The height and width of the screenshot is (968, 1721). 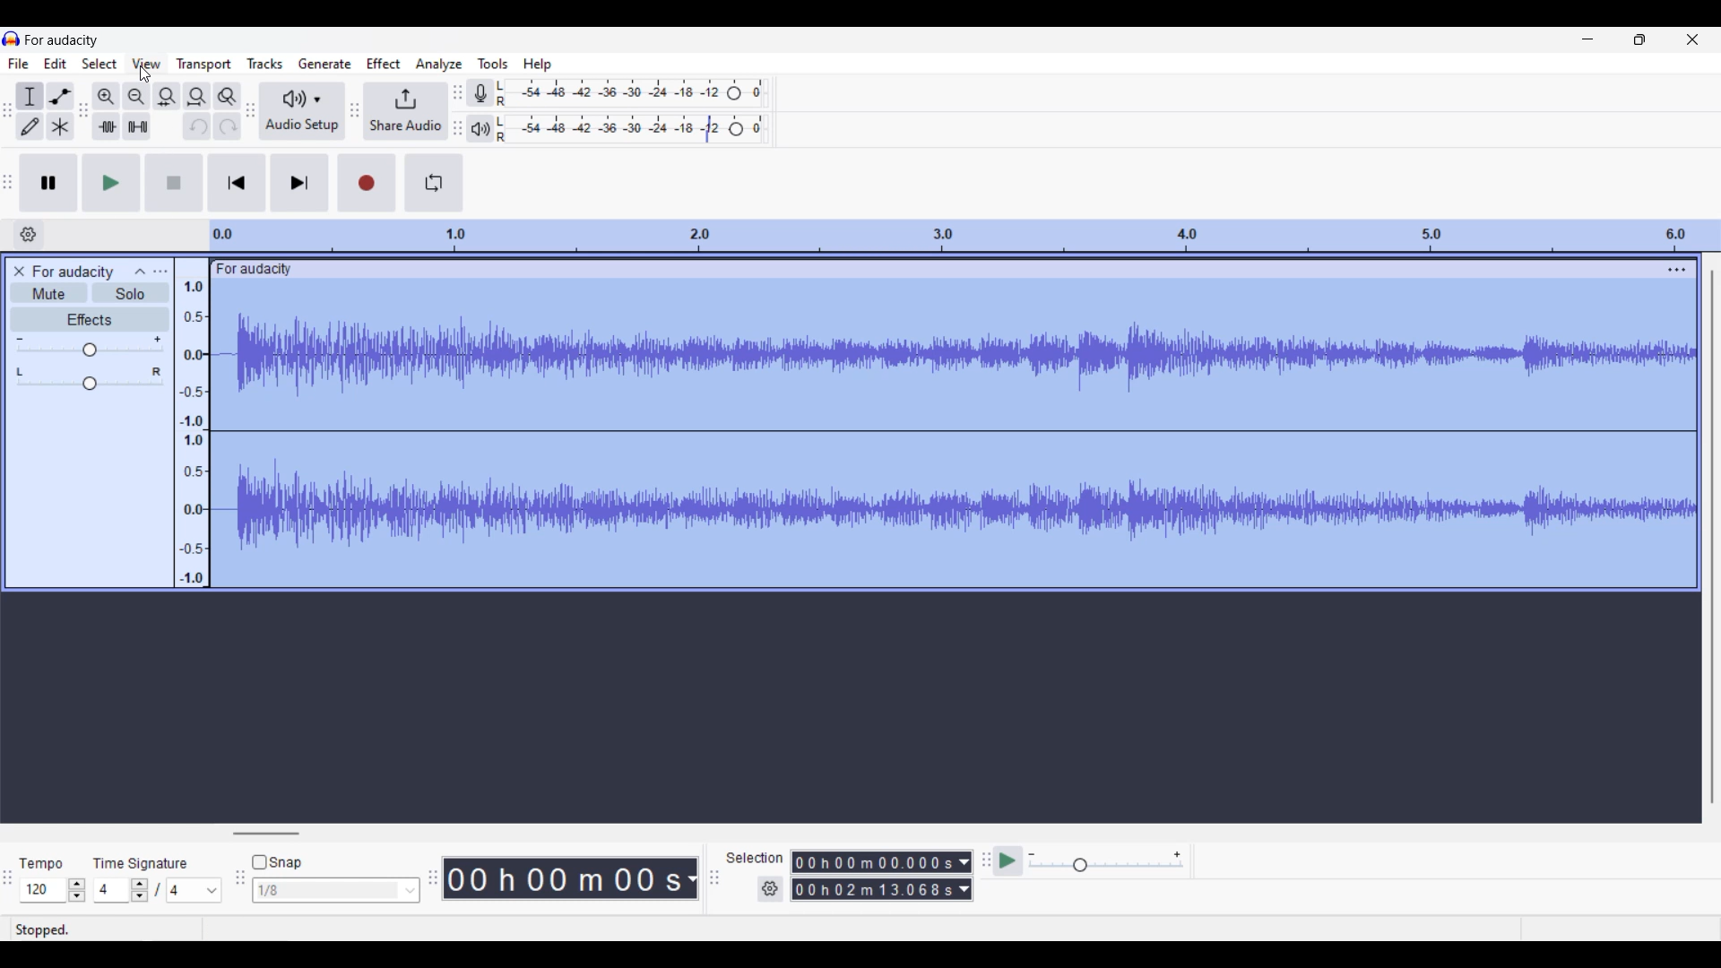 What do you see at coordinates (63, 40) in the screenshot?
I see `Project name` at bounding box center [63, 40].